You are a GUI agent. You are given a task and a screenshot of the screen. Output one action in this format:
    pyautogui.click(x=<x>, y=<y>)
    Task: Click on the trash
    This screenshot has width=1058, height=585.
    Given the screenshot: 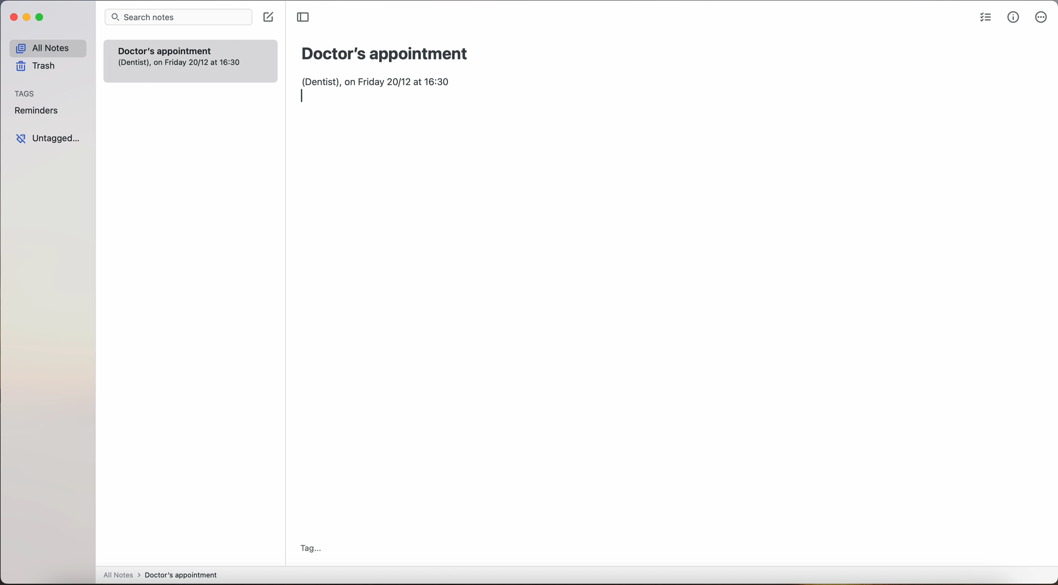 What is the action you would take?
    pyautogui.click(x=37, y=67)
    